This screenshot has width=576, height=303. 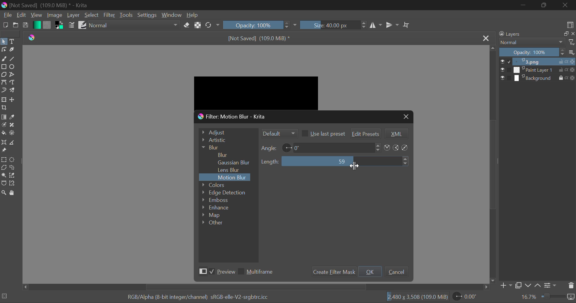 I want to click on Fill, so click(x=4, y=133).